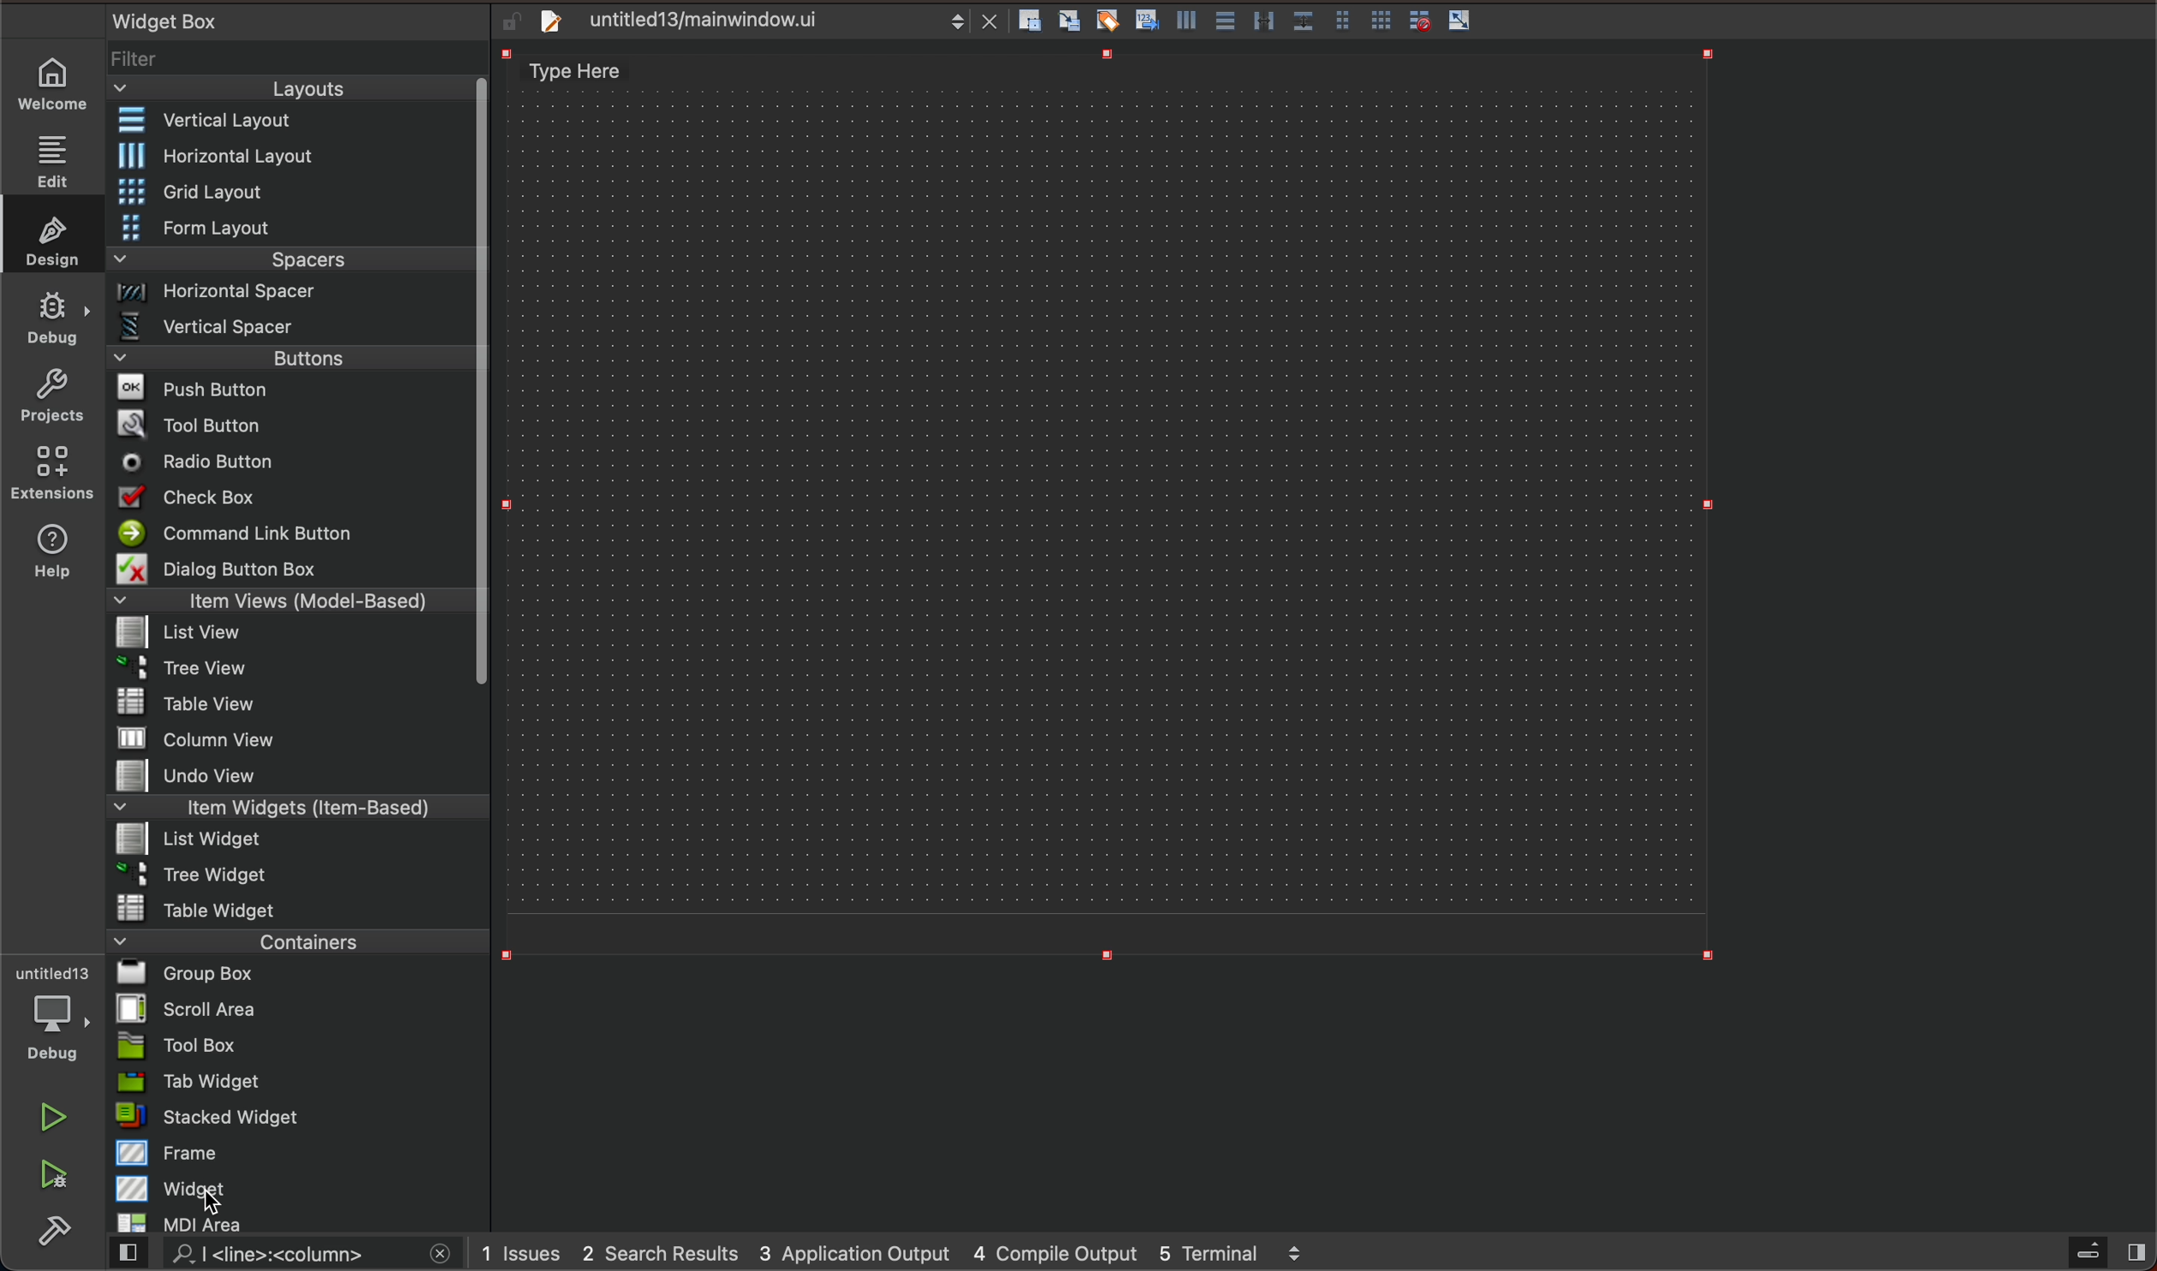 The image size is (2157, 1271). I want to click on Horizontal spacer, so click(291, 294).